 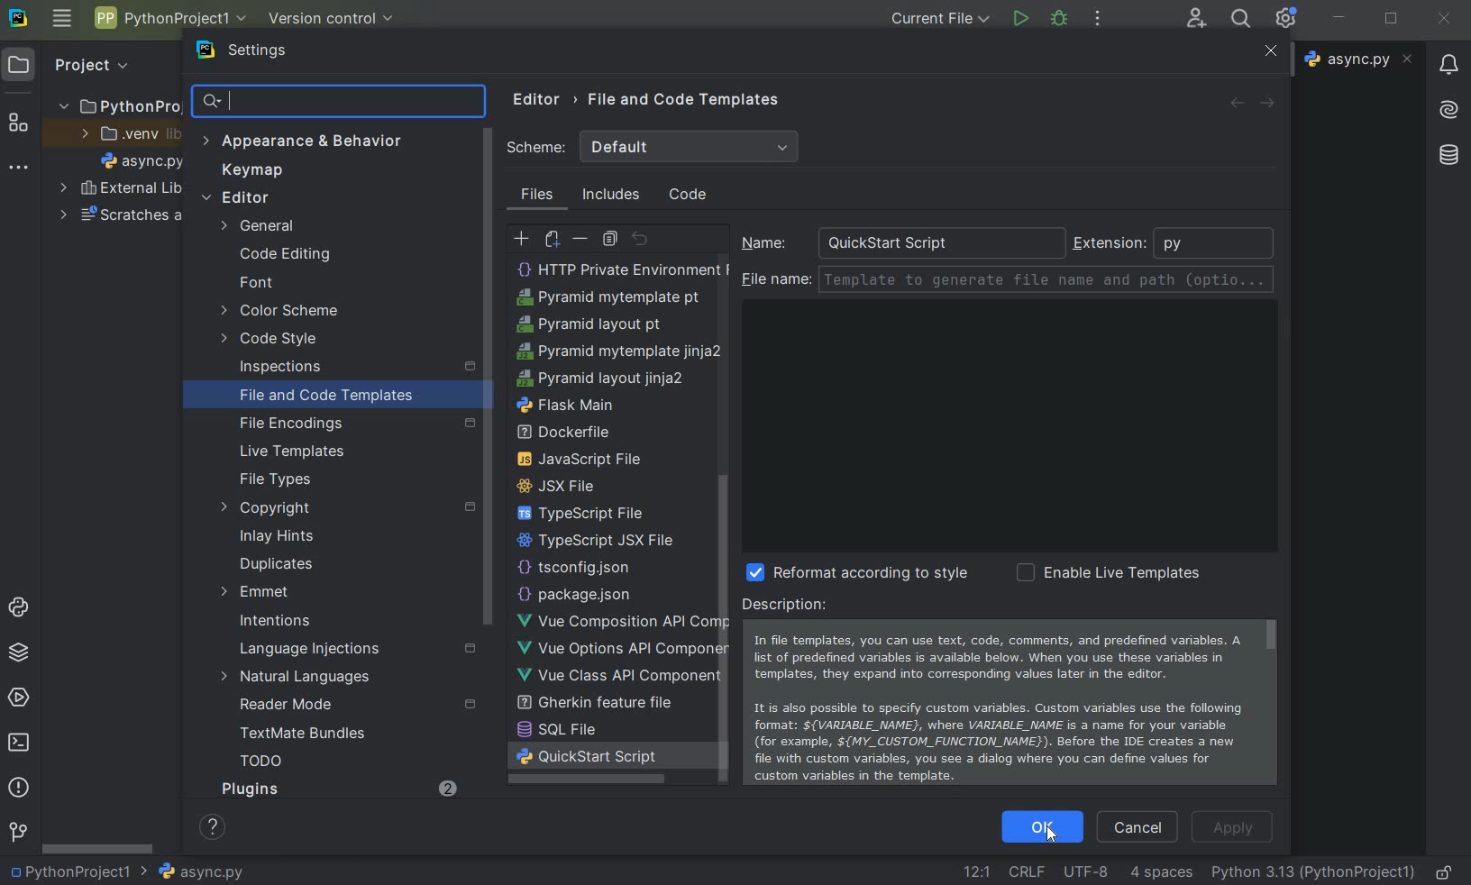 What do you see at coordinates (581, 238) in the screenshot?
I see `remove template` at bounding box center [581, 238].